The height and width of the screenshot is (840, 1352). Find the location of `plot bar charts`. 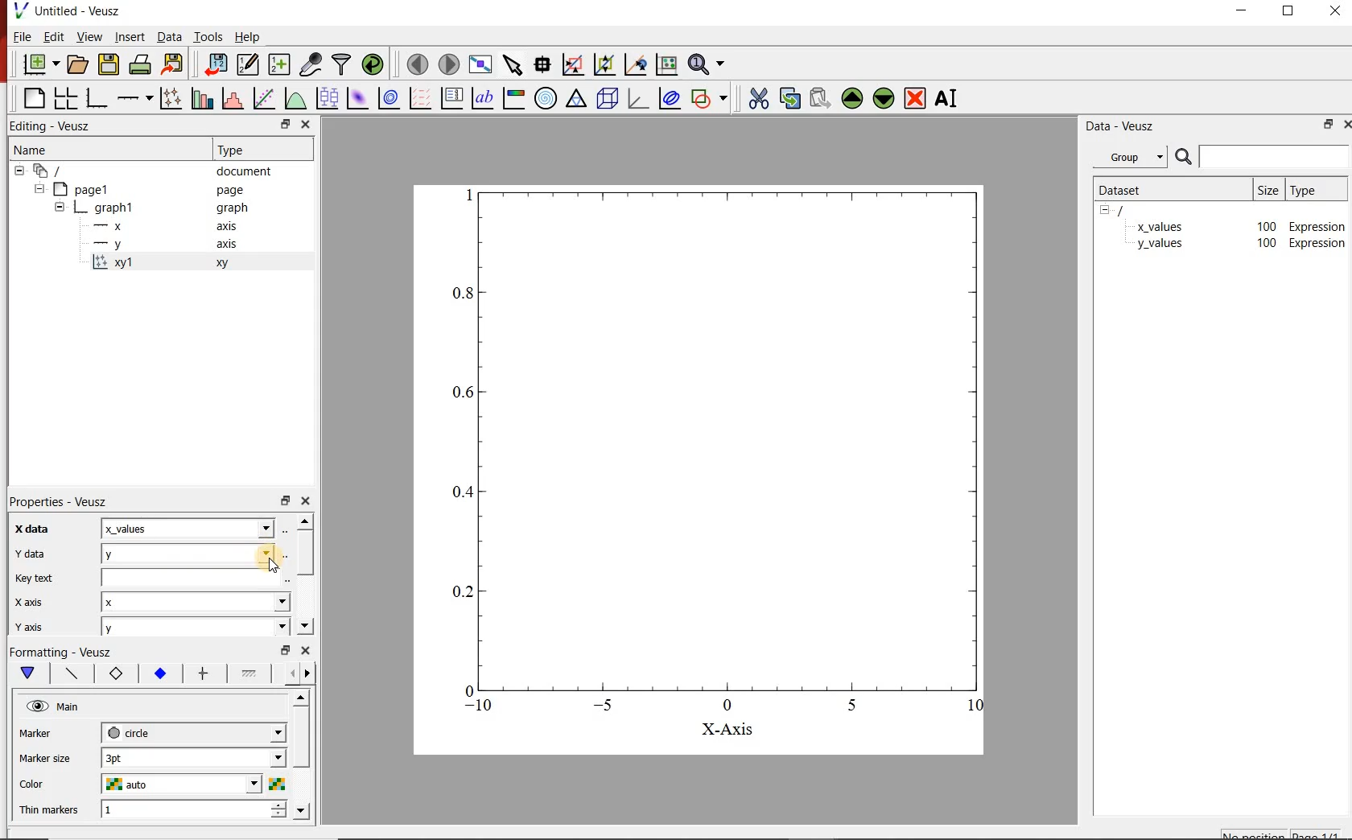

plot bar charts is located at coordinates (202, 98).